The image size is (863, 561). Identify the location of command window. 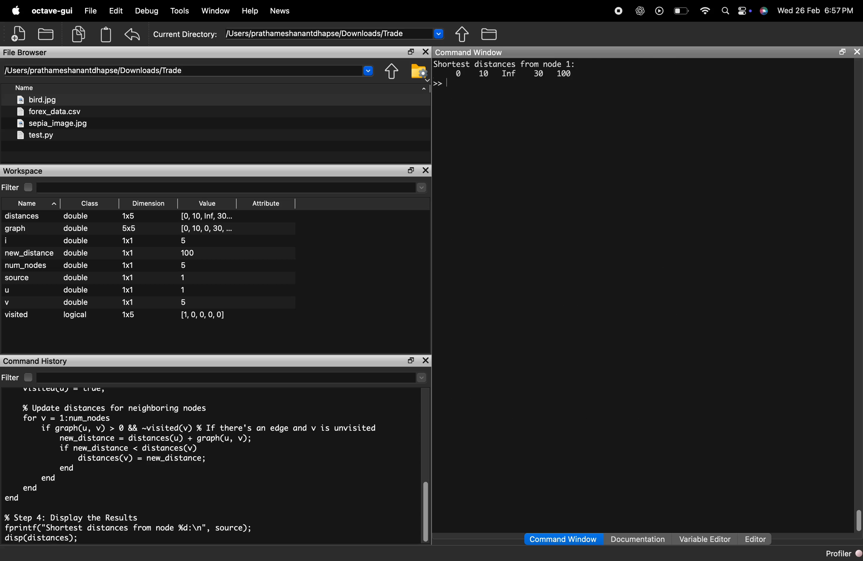
(563, 539).